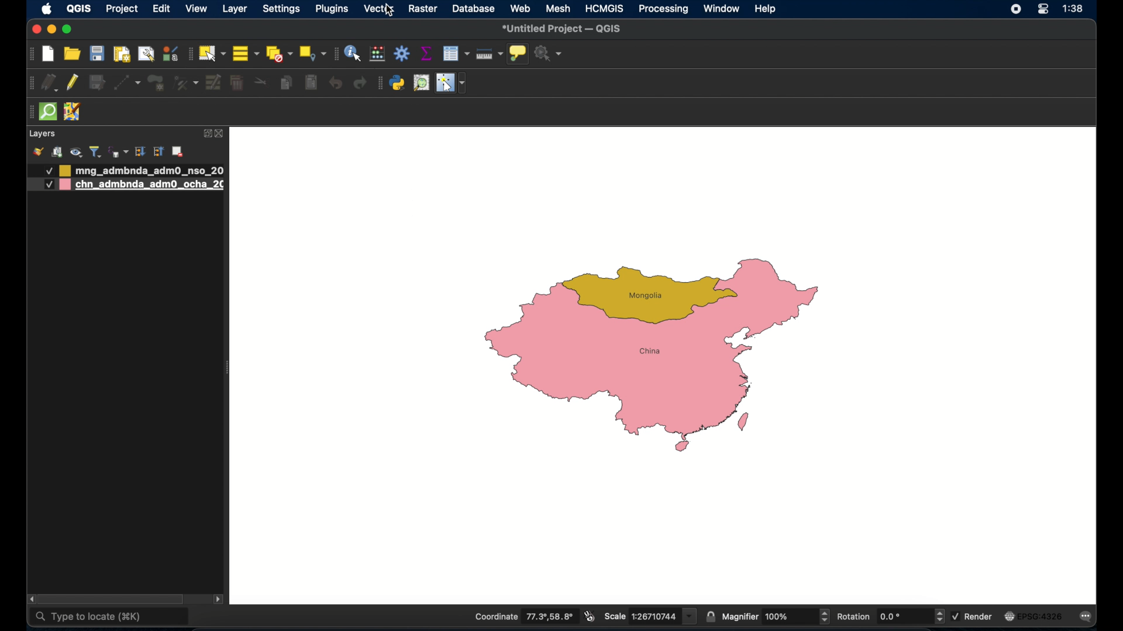  I want to click on filter legen by expression, so click(118, 151).